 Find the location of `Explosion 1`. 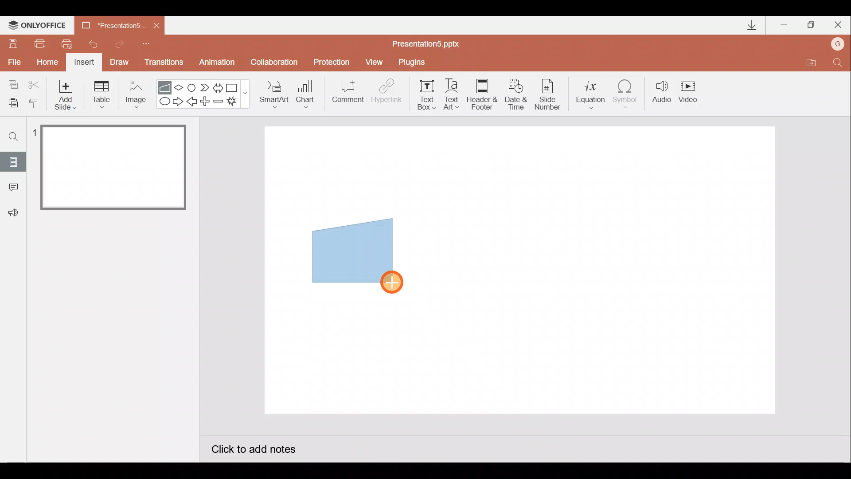

Explosion 1 is located at coordinates (237, 102).